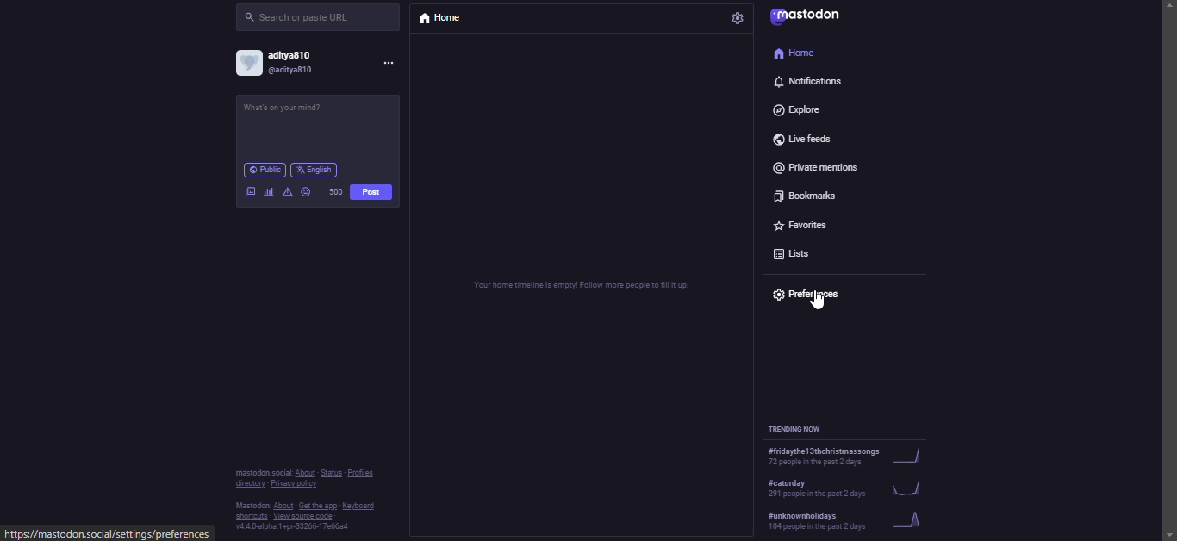 This screenshot has height=541, width=1177. I want to click on post, so click(373, 192).